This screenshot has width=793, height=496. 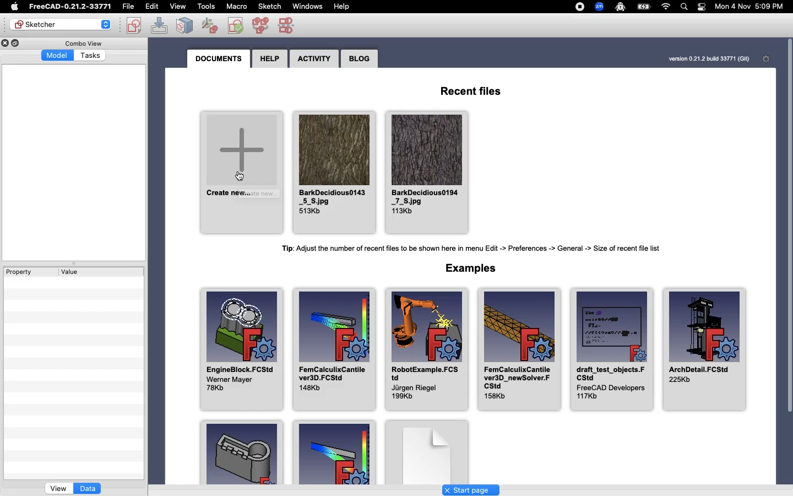 What do you see at coordinates (290, 26) in the screenshot?
I see `Convert to construction geometry` at bounding box center [290, 26].